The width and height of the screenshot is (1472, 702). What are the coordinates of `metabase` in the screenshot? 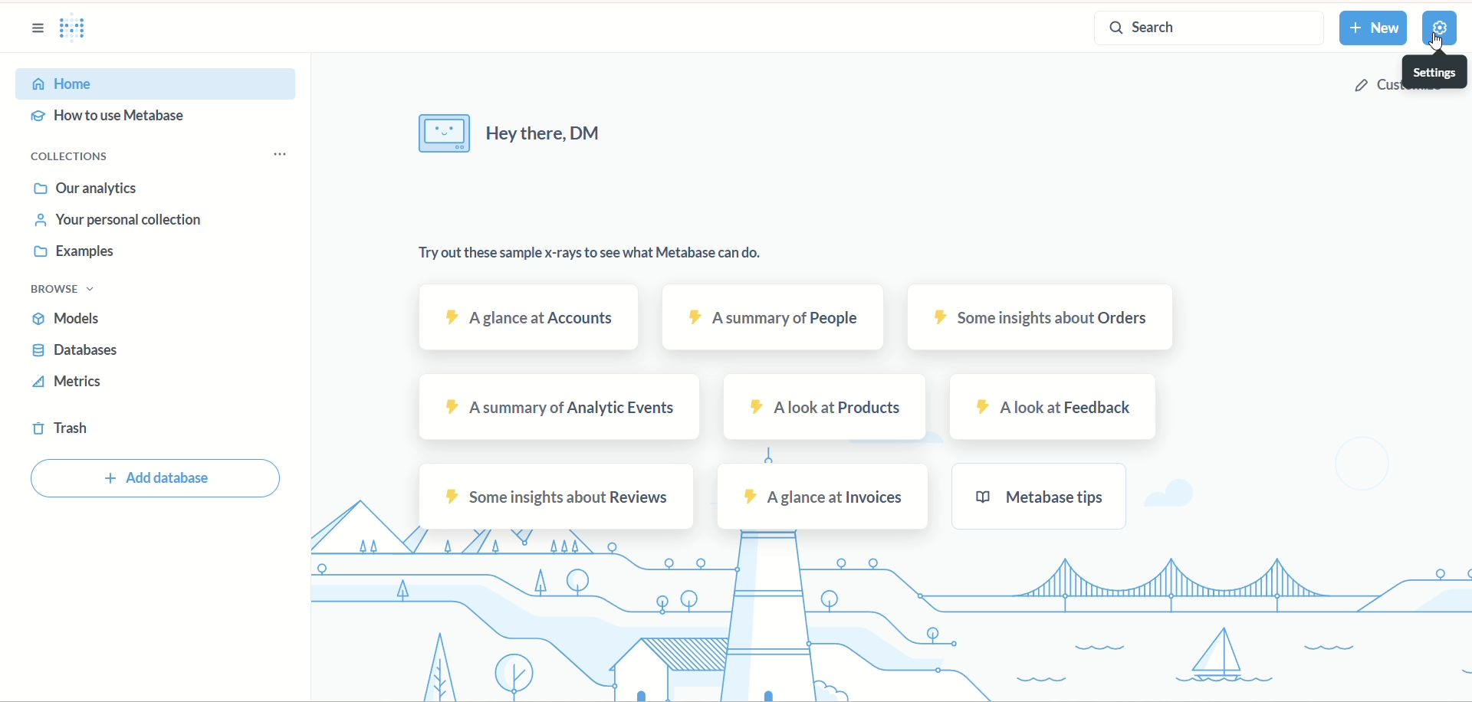 It's located at (1039, 495).